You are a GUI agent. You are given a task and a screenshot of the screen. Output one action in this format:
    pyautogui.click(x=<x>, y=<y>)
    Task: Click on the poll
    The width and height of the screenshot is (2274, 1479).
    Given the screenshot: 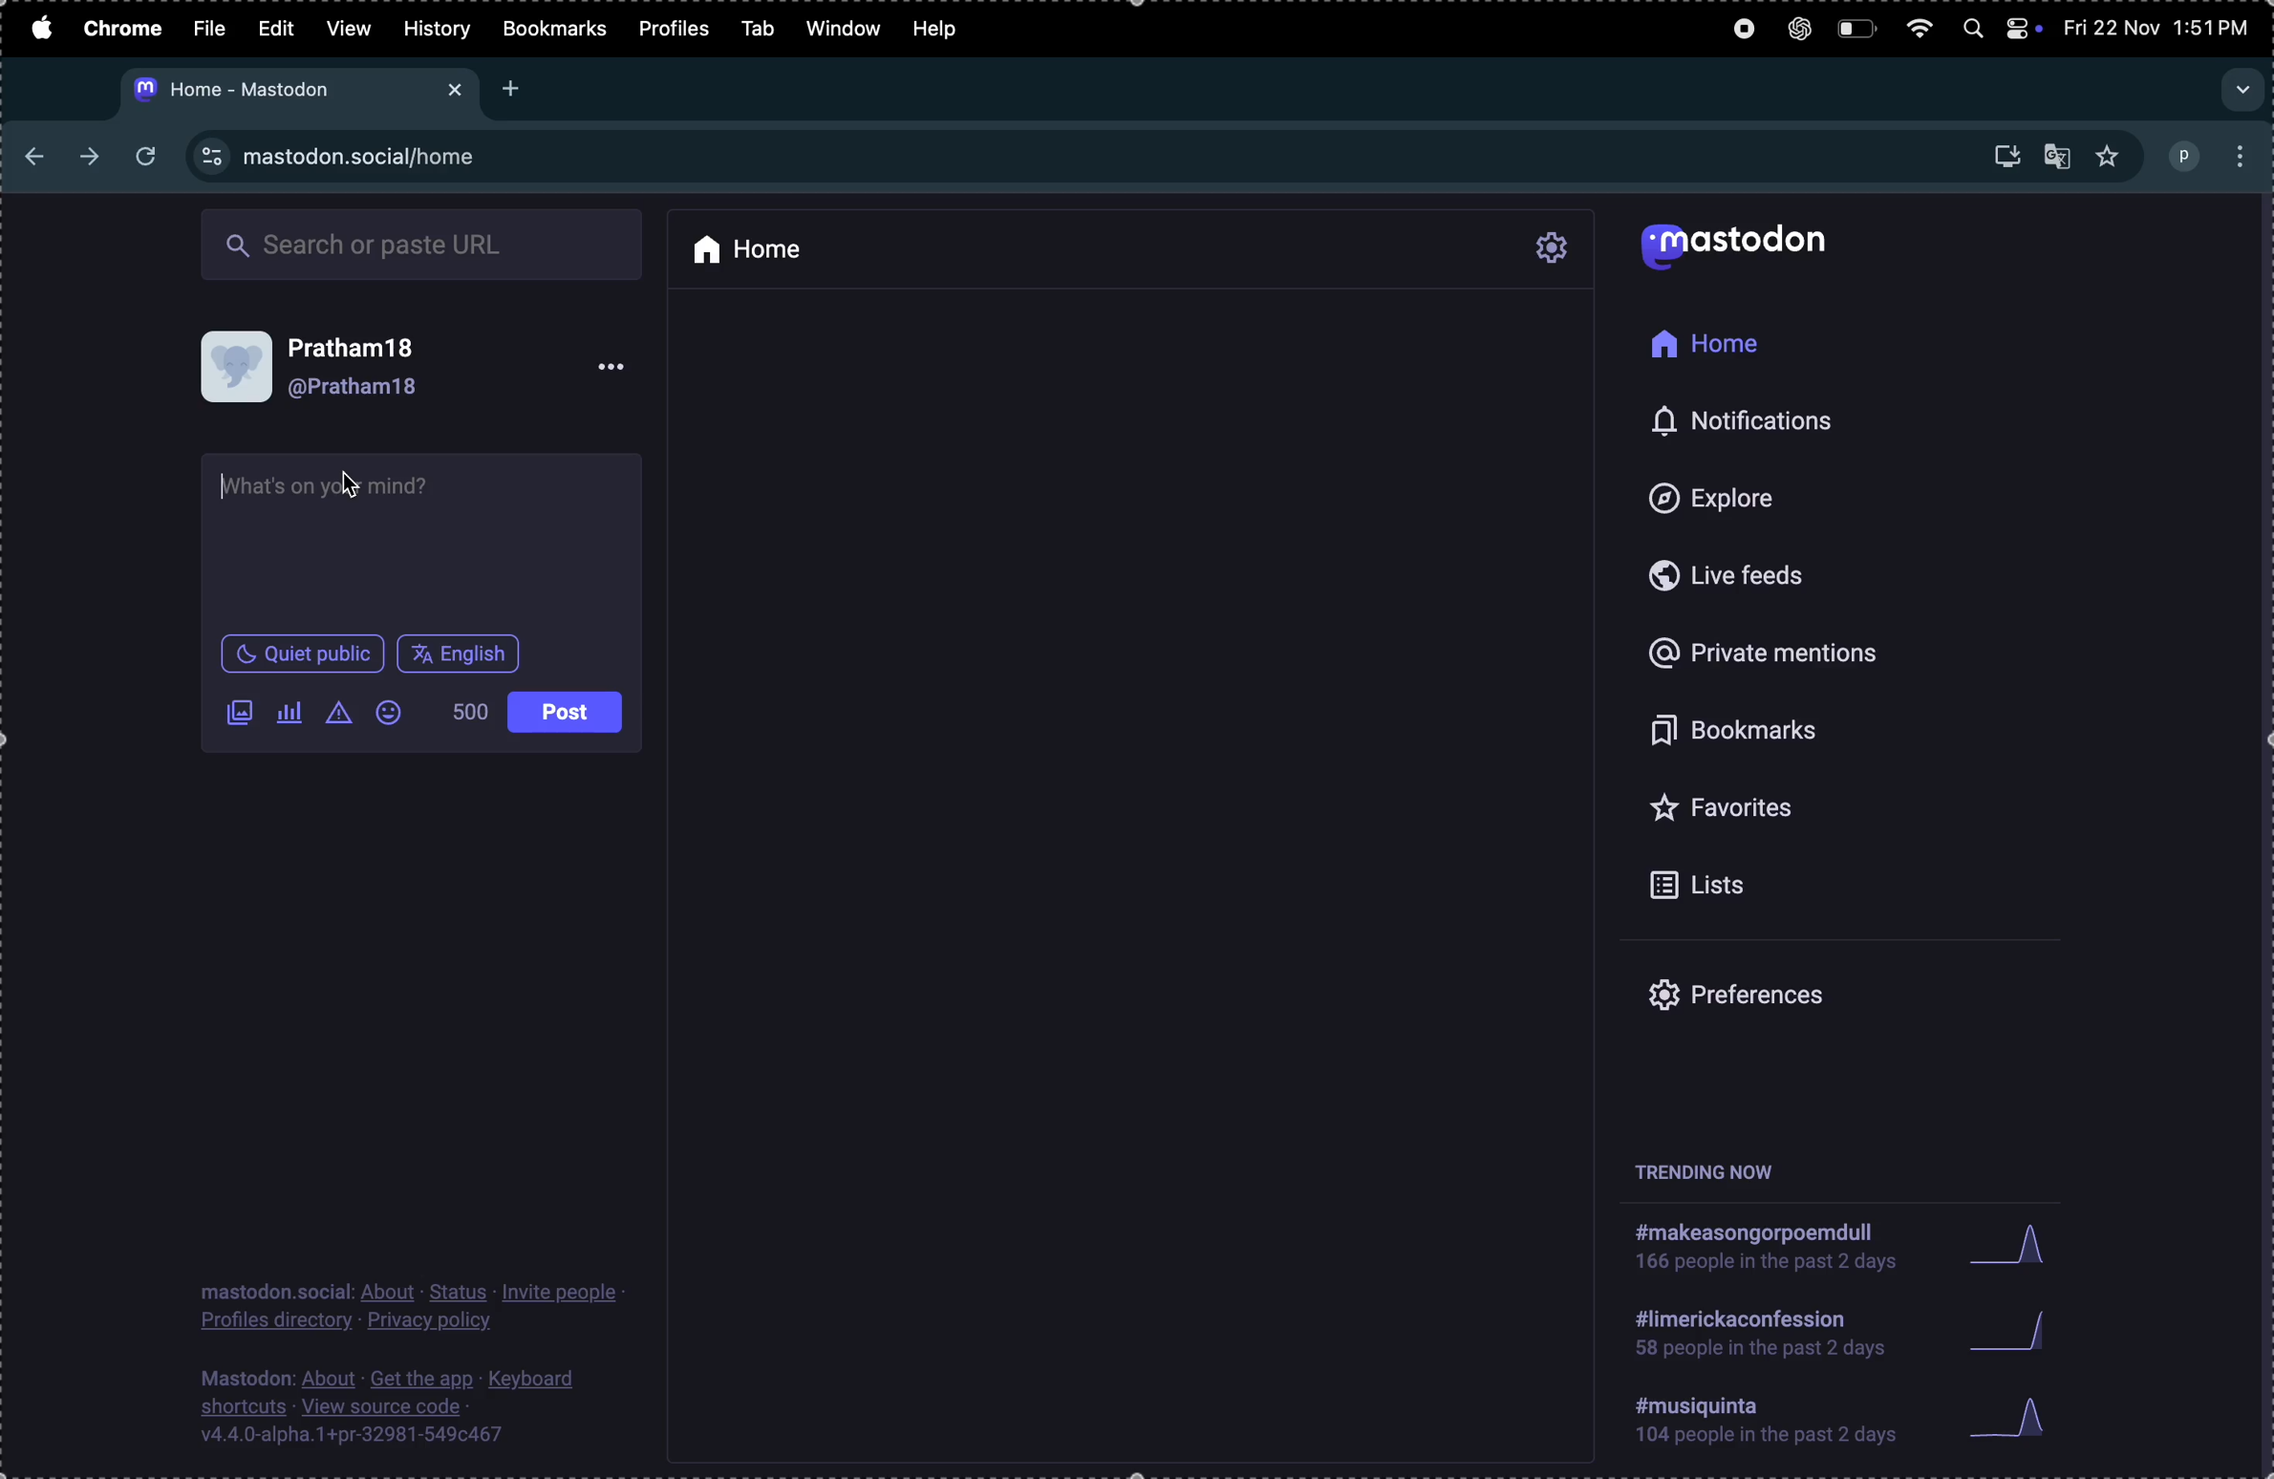 What is the action you would take?
    pyautogui.click(x=284, y=713)
    